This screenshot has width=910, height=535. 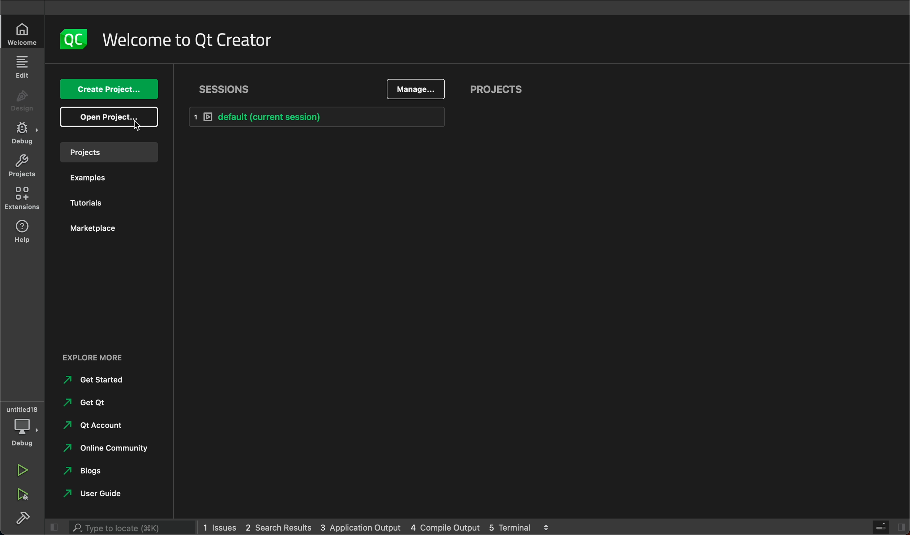 I want to click on debug, so click(x=25, y=432).